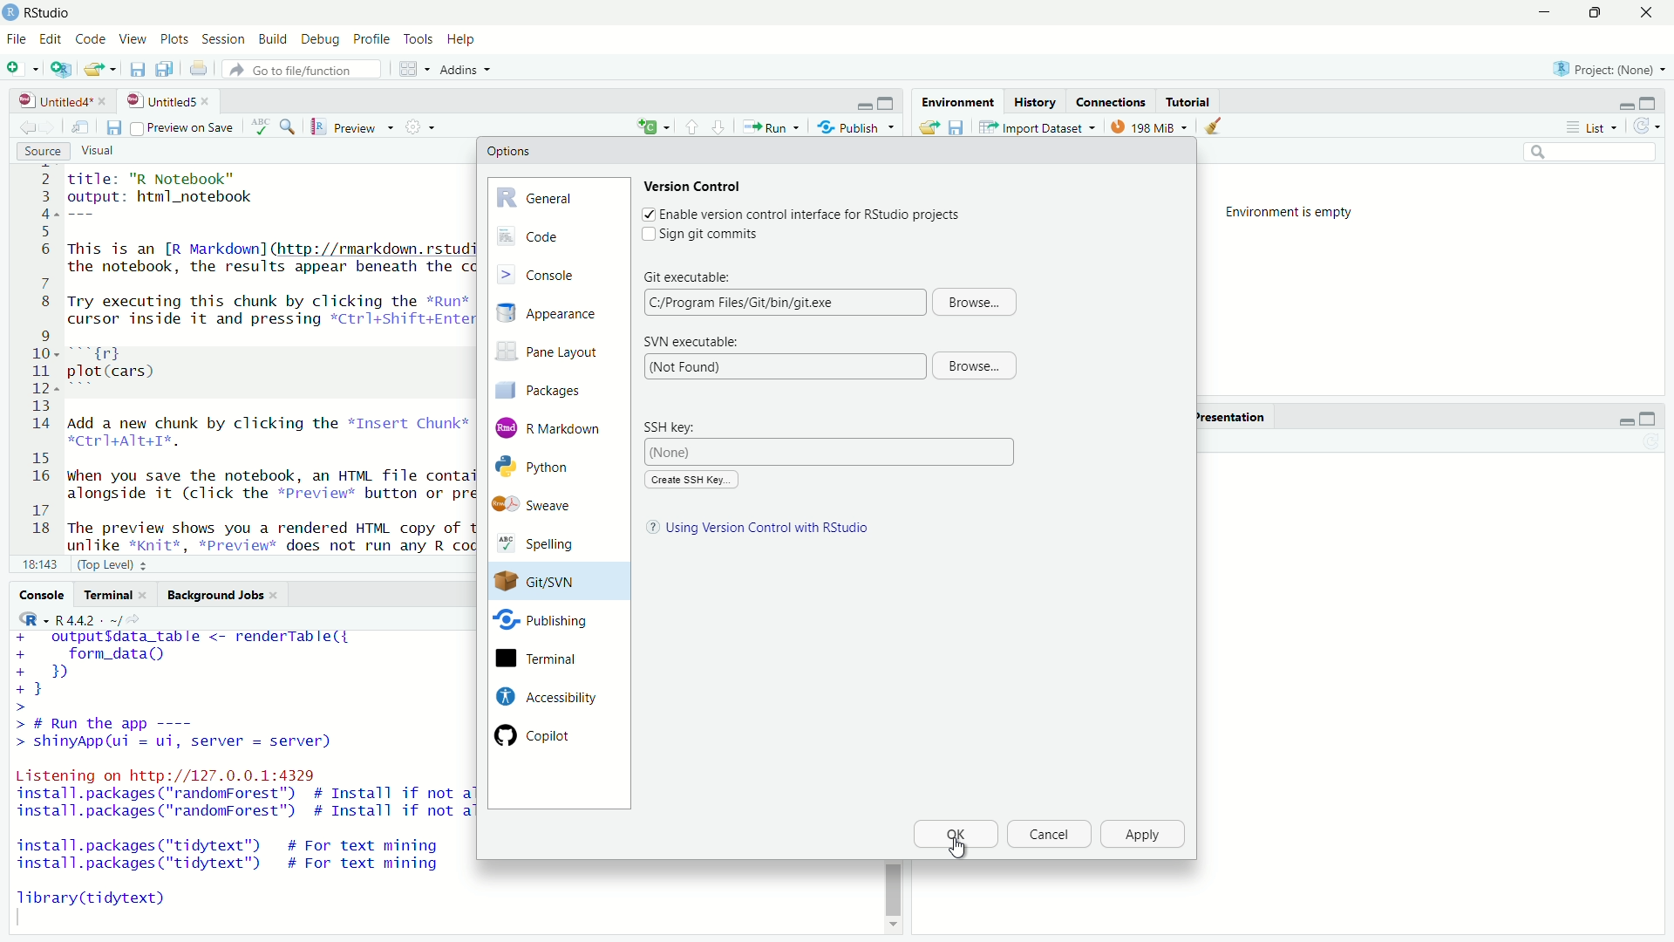  Describe the element at coordinates (306, 70) in the screenshot. I see `Go to file/function` at that location.